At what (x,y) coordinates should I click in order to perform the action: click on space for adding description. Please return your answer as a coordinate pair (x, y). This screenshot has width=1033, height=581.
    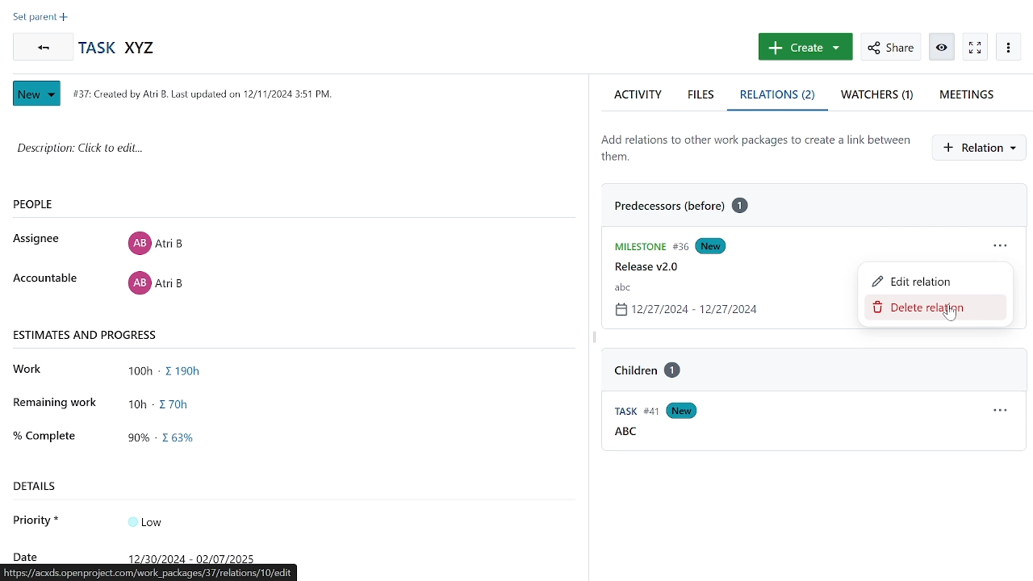
    Looking at the image, I should click on (272, 157).